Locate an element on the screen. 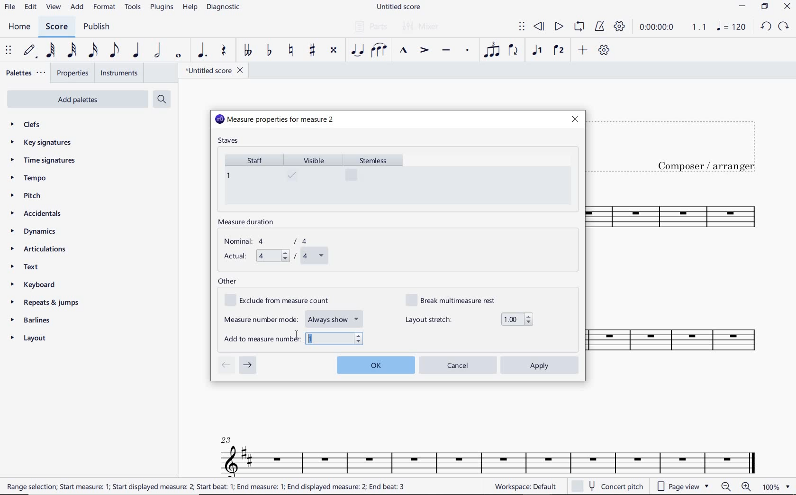 The image size is (796, 495). ADD is located at coordinates (78, 8).